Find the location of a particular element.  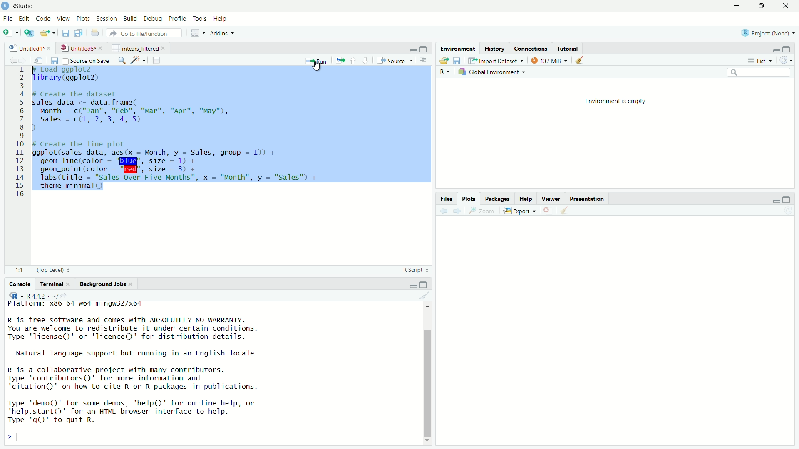

session is located at coordinates (107, 19).